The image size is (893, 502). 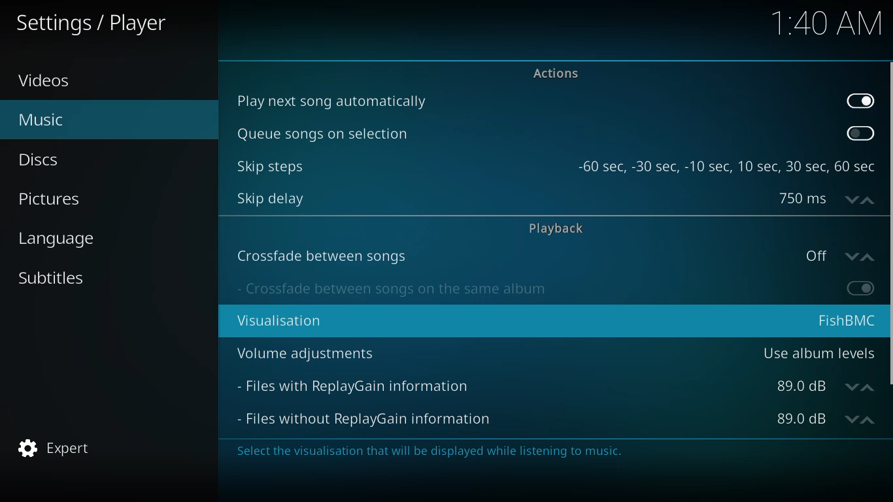 What do you see at coordinates (434, 235) in the screenshot?
I see `cursor` at bounding box center [434, 235].